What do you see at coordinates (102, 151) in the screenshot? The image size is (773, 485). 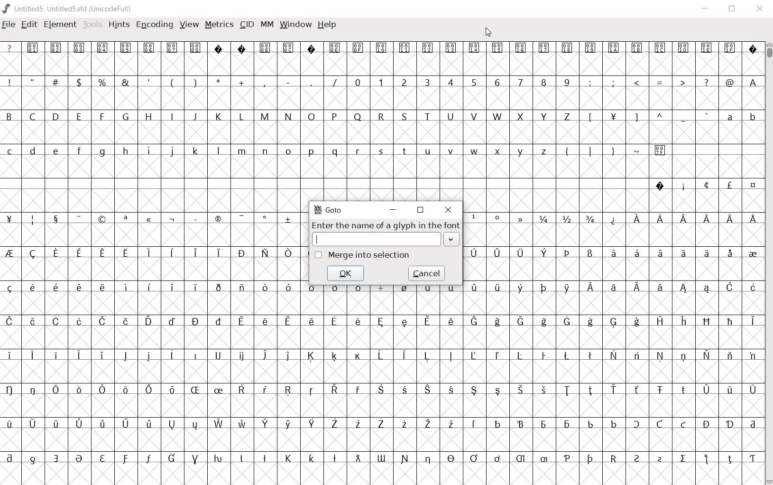 I see `g` at bounding box center [102, 151].